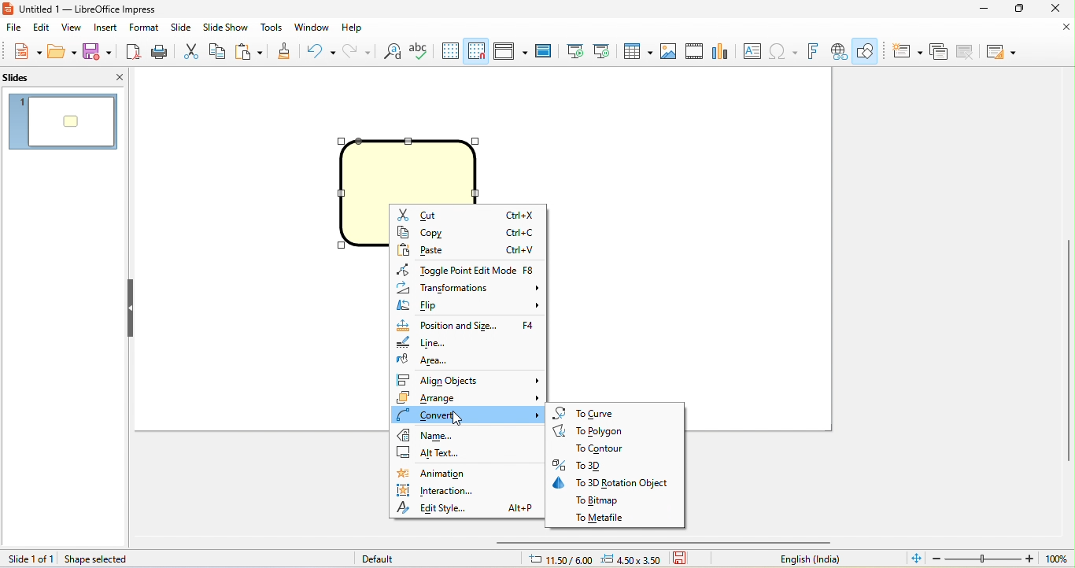  Describe the element at coordinates (633, 559) in the screenshot. I see `4.50x3.50` at that location.